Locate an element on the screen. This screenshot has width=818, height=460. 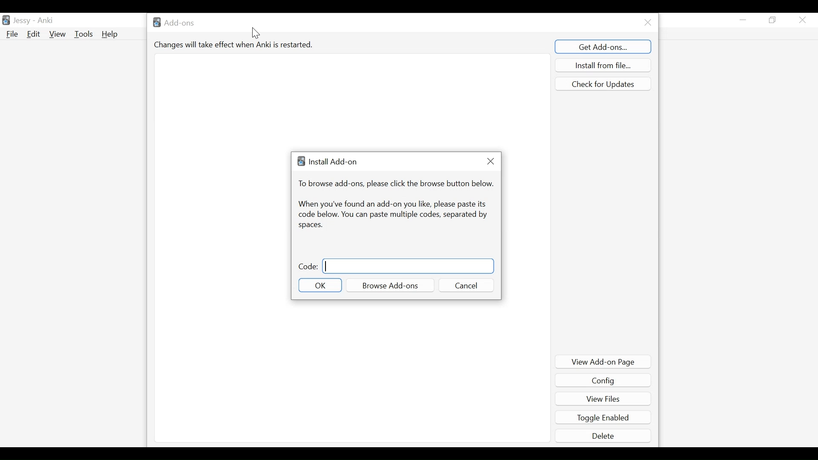
minimize is located at coordinates (743, 20).